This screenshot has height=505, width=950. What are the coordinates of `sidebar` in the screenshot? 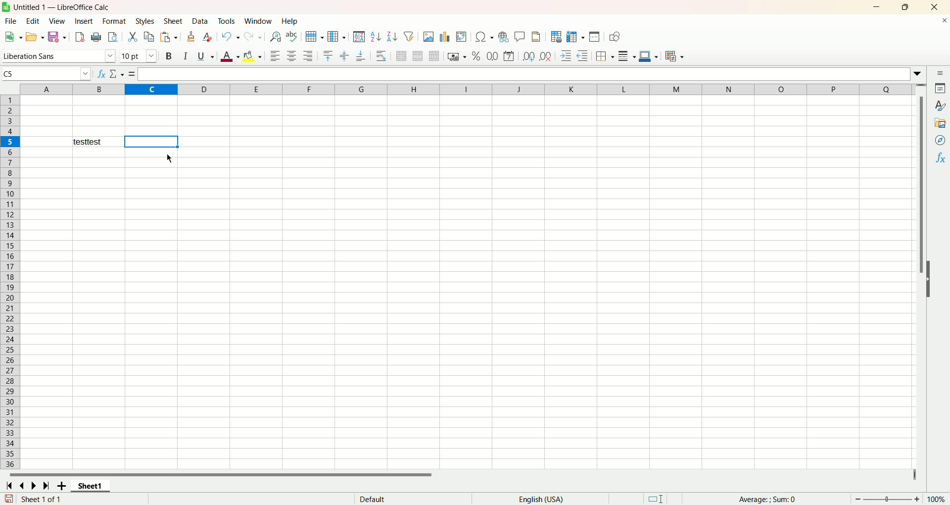 It's located at (940, 73).